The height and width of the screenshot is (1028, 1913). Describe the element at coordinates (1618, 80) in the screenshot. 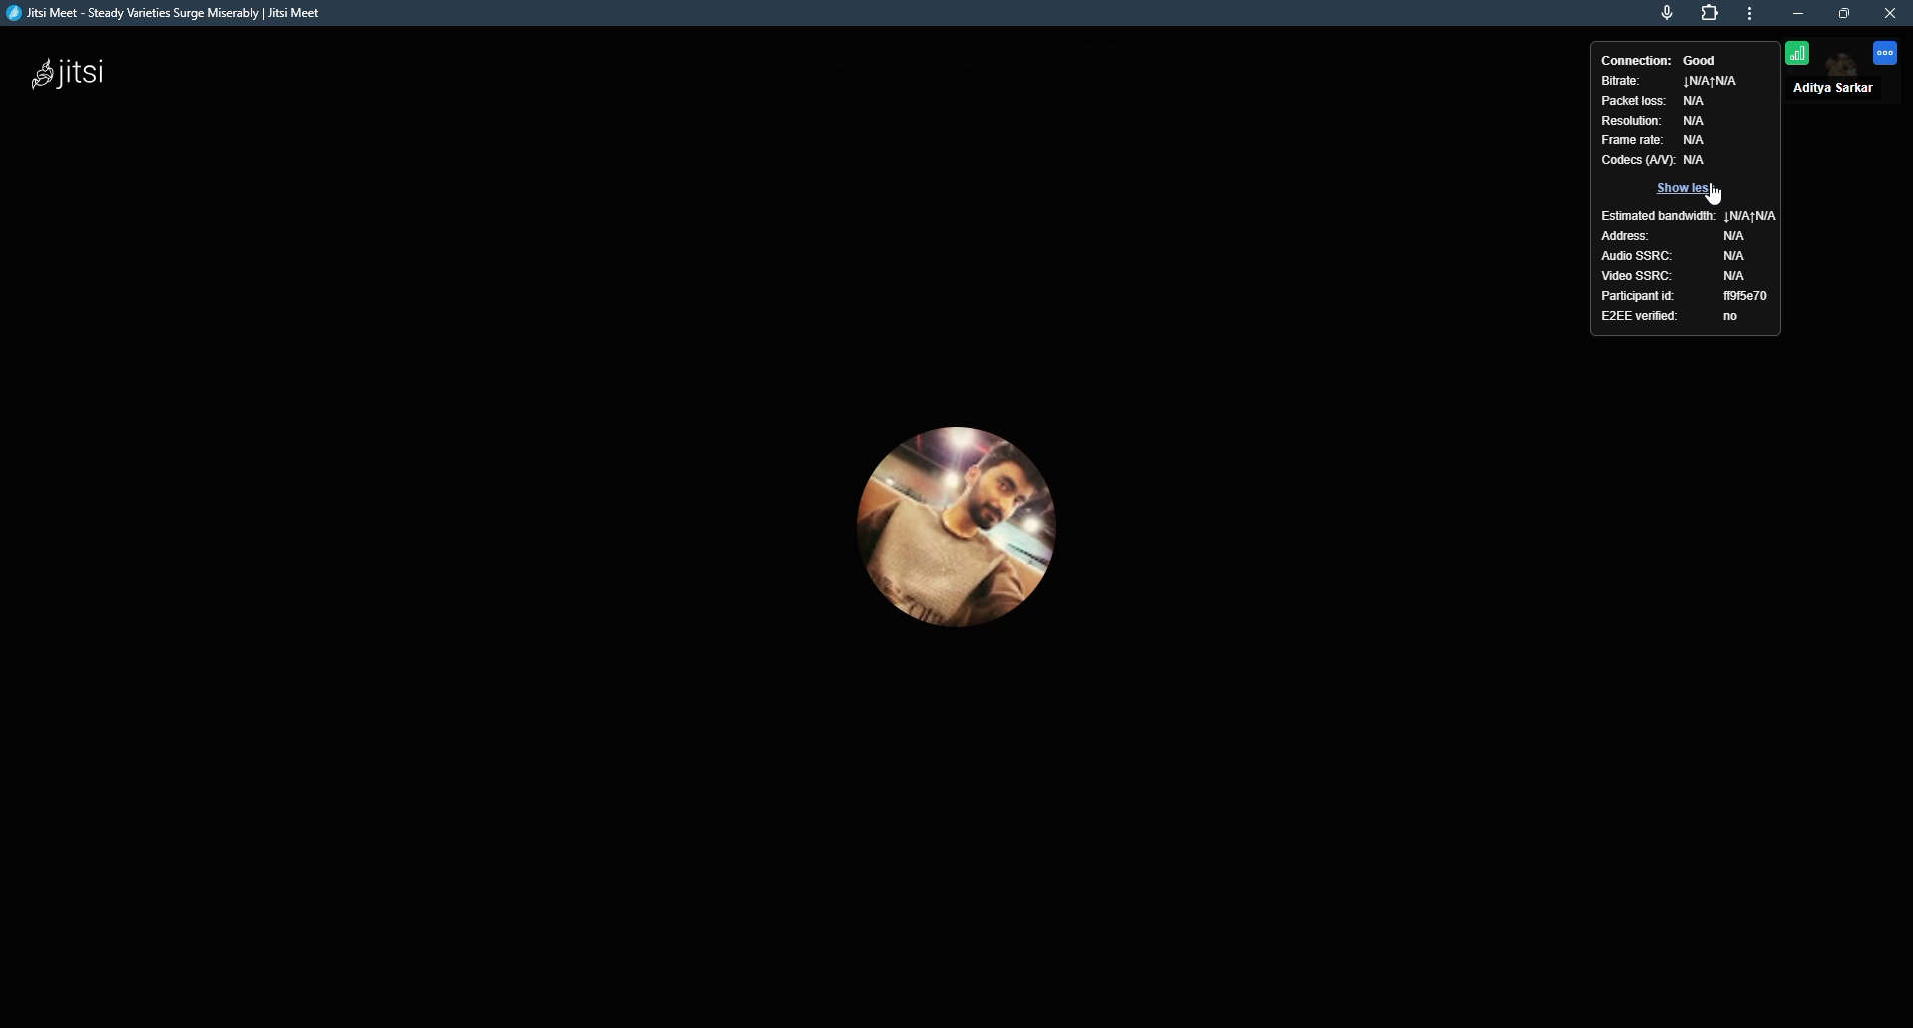

I see `bitrate` at that location.